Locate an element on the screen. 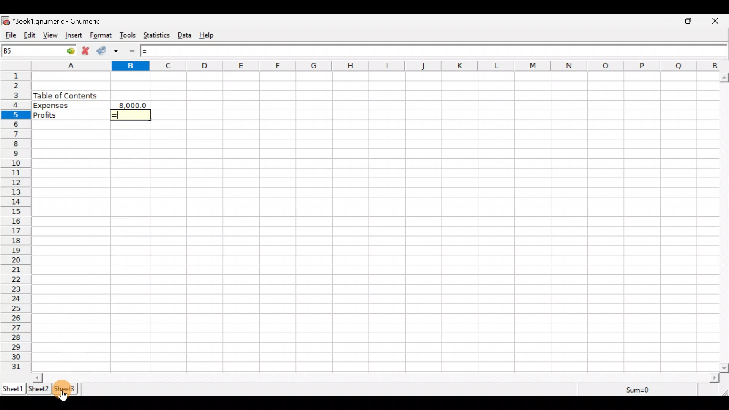 The height and width of the screenshot is (410, 729). Maximize/Minimize is located at coordinates (691, 21).